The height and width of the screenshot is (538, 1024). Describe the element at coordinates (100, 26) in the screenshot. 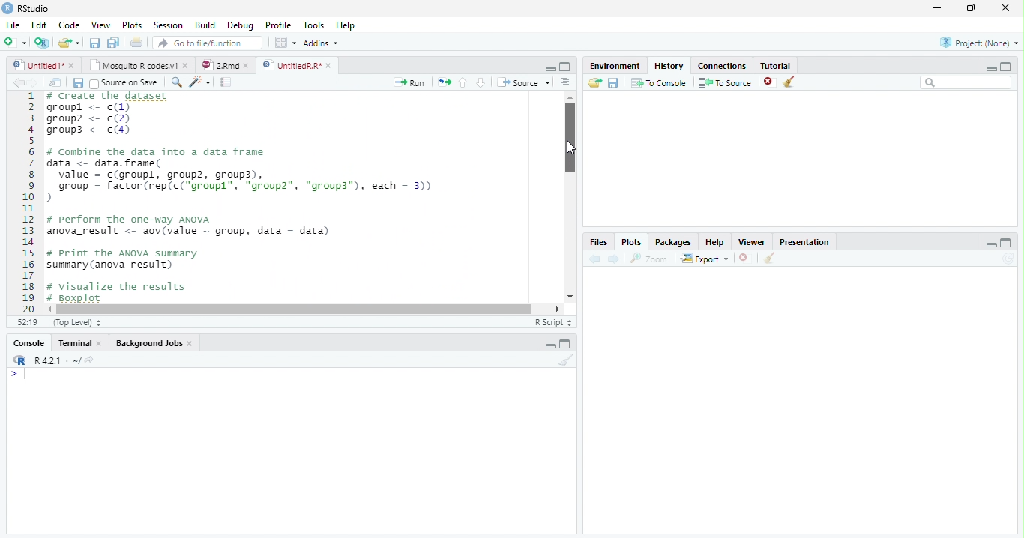

I see `View` at that location.